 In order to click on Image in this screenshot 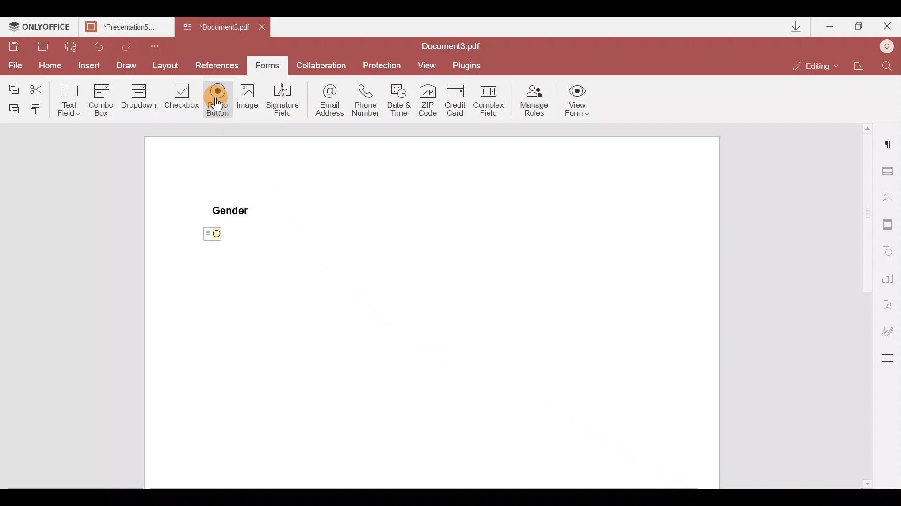, I will do `click(248, 106)`.